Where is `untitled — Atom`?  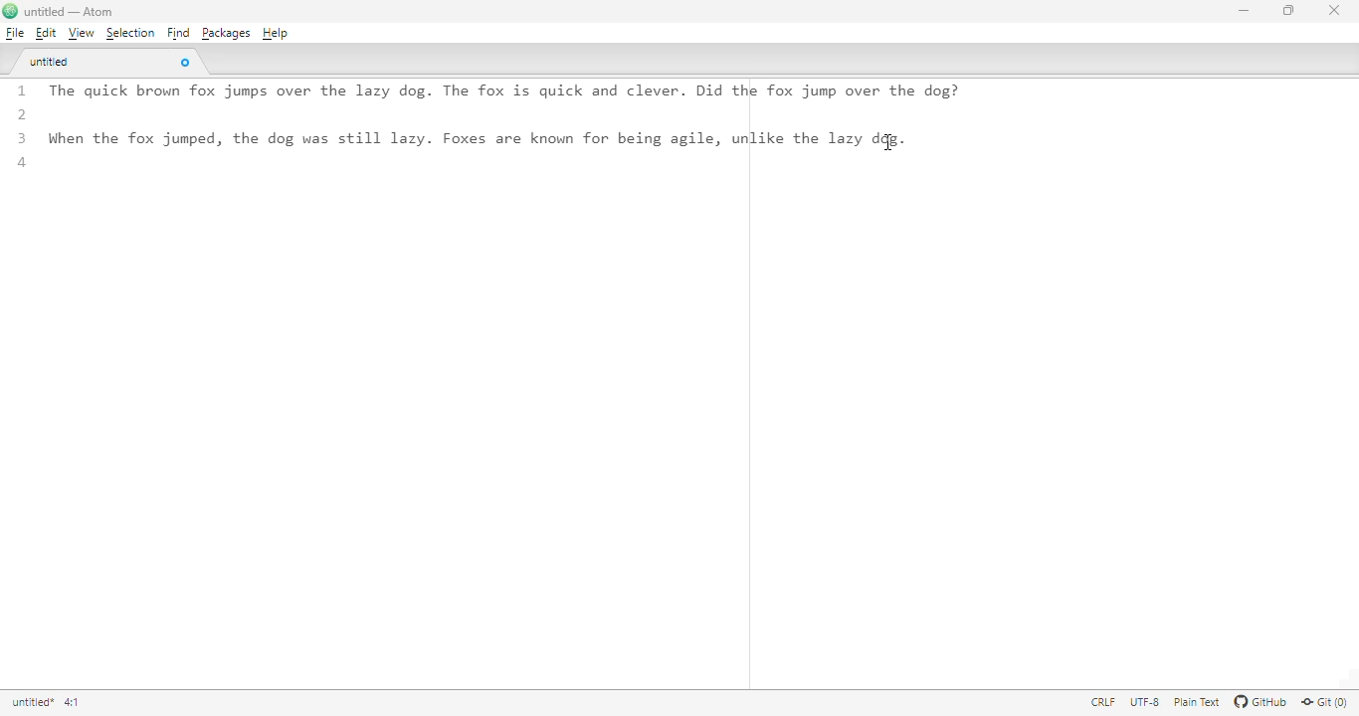
untitled — Atom is located at coordinates (76, 12).